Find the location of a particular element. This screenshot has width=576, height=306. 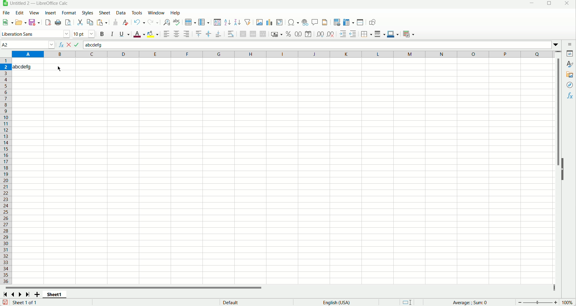

new is located at coordinates (8, 22).